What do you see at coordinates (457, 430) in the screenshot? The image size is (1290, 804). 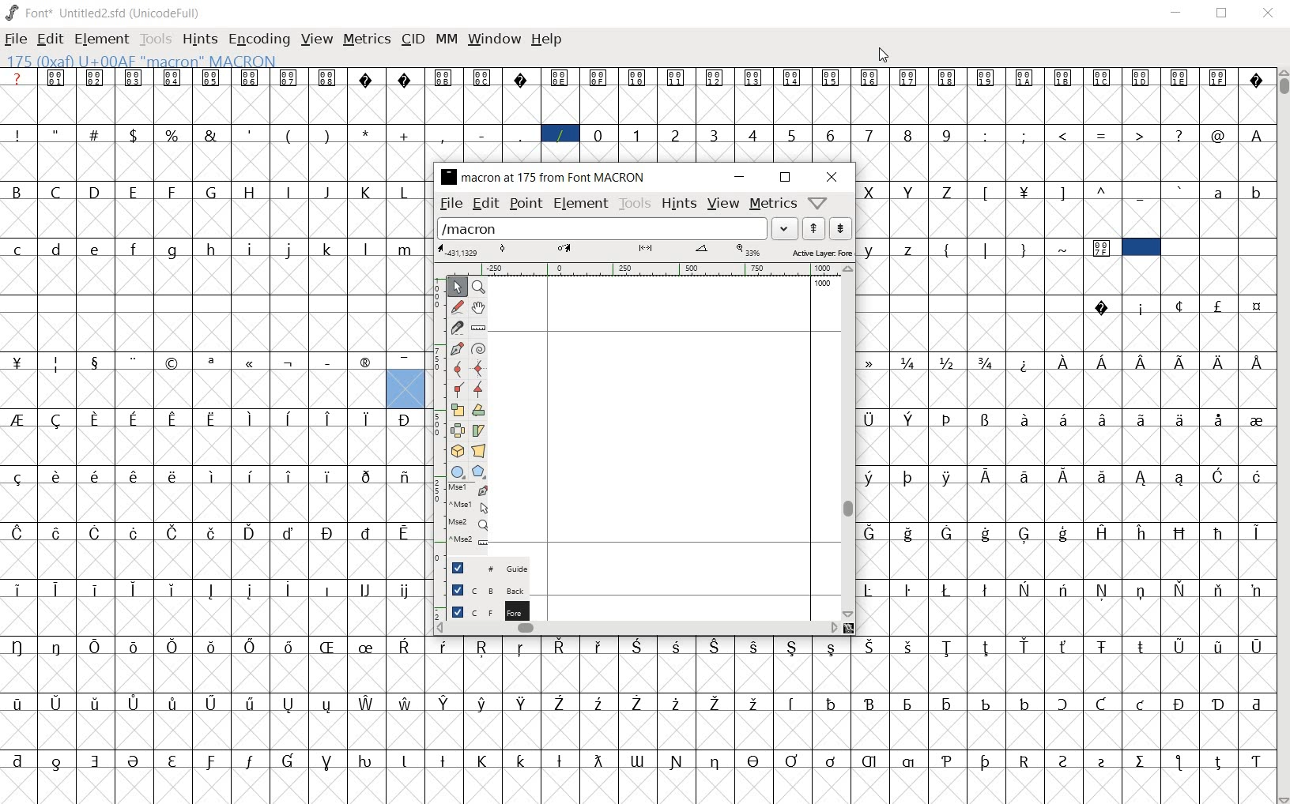 I see `flip` at bounding box center [457, 430].